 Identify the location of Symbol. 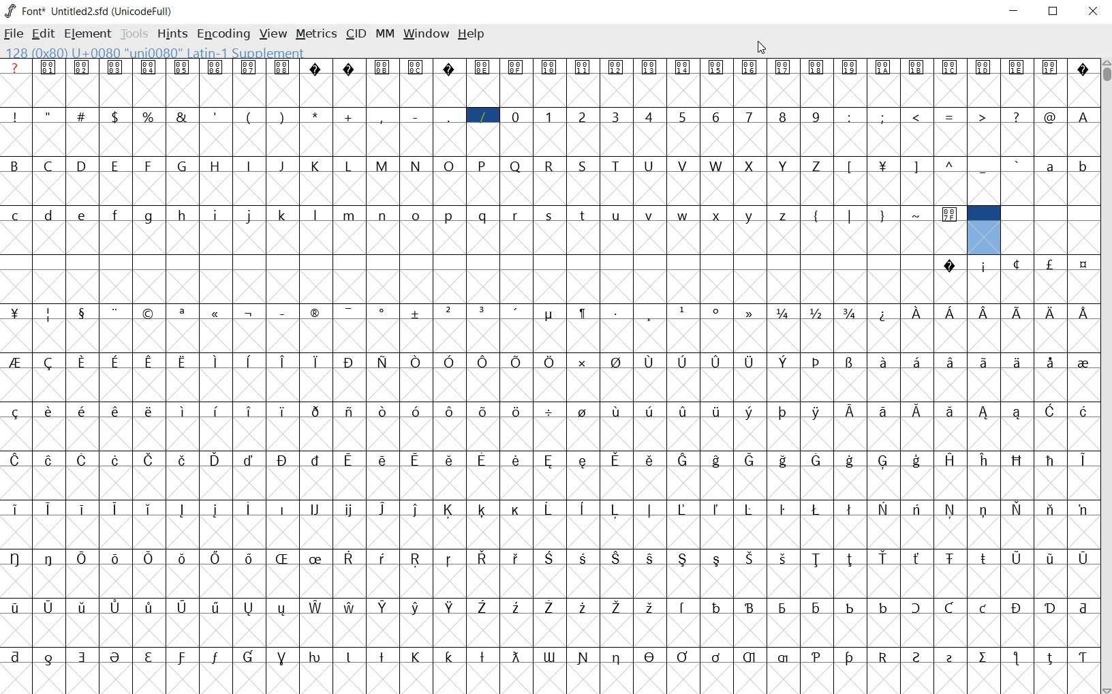
(852, 657).